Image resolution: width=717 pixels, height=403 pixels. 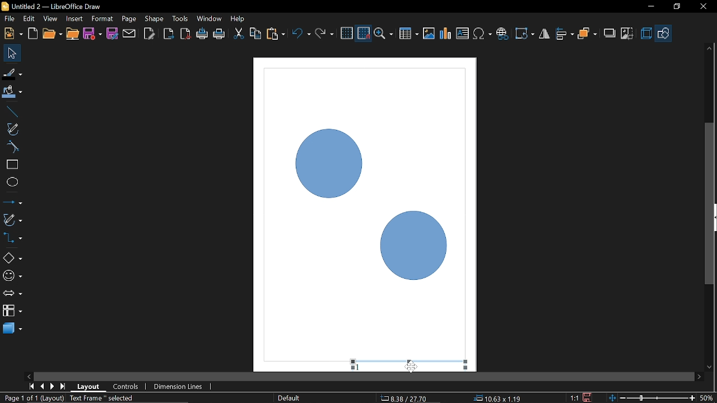 What do you see at coordinates (13, 53) in the screenshot?
I see `Select` at bounding box center [13, 53].